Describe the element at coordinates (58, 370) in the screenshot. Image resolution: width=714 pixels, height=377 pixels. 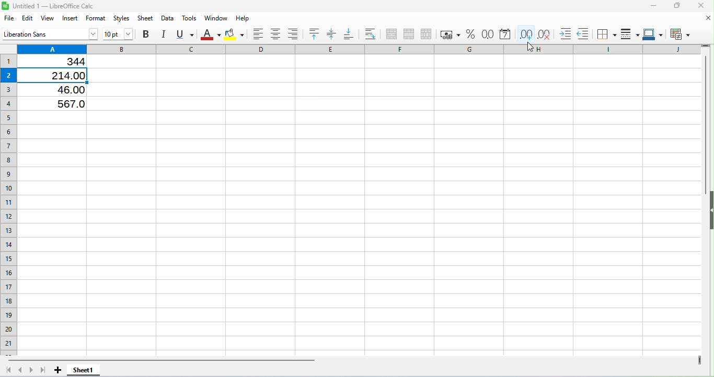
I see `Add new sheet` at that location.